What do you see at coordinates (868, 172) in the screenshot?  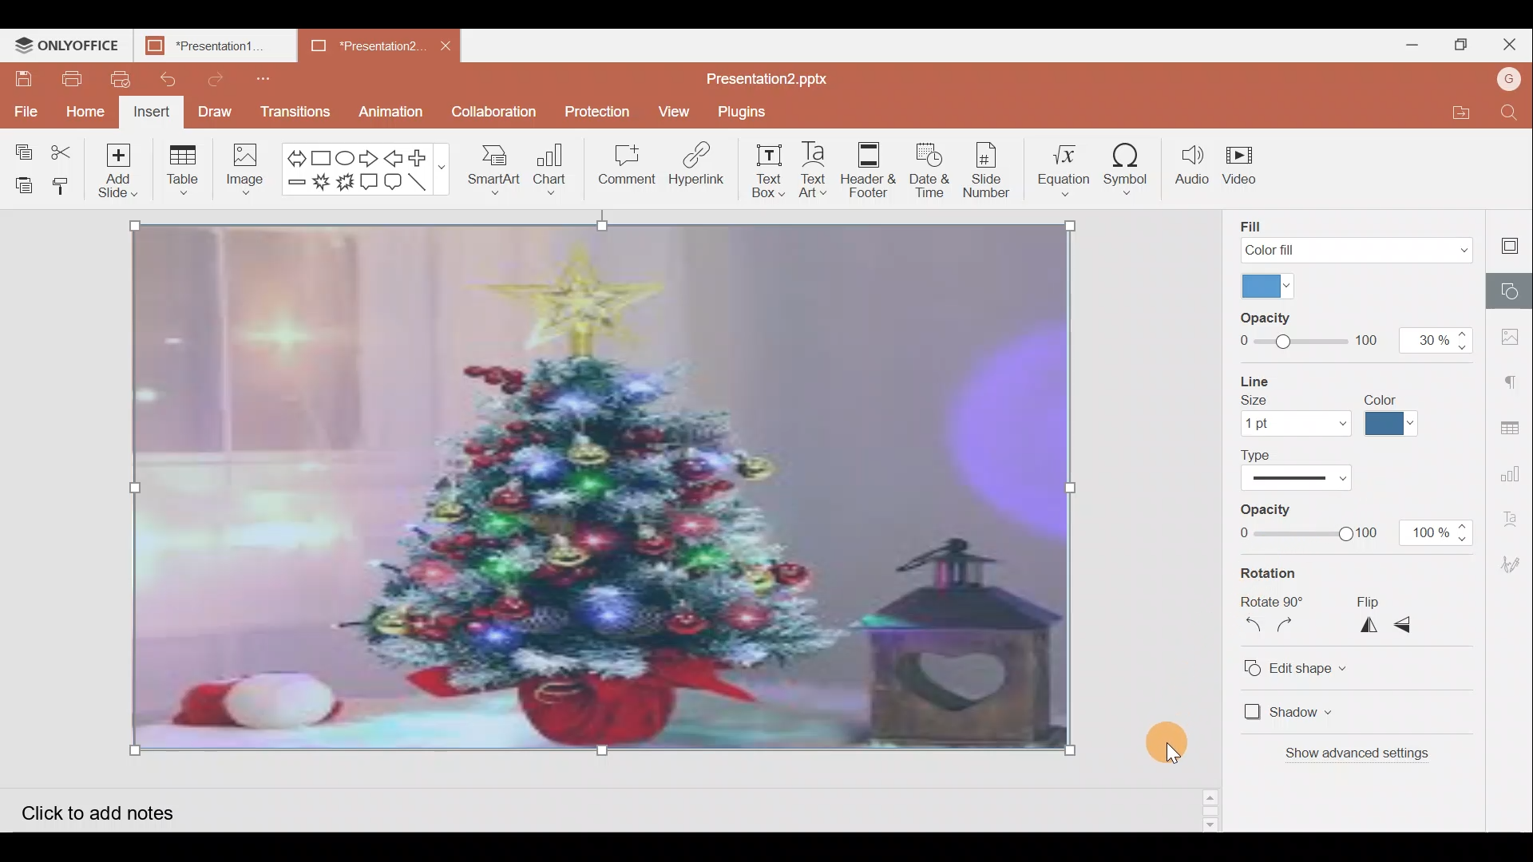 I see `Header & footer` at bounding box center [868, 172].